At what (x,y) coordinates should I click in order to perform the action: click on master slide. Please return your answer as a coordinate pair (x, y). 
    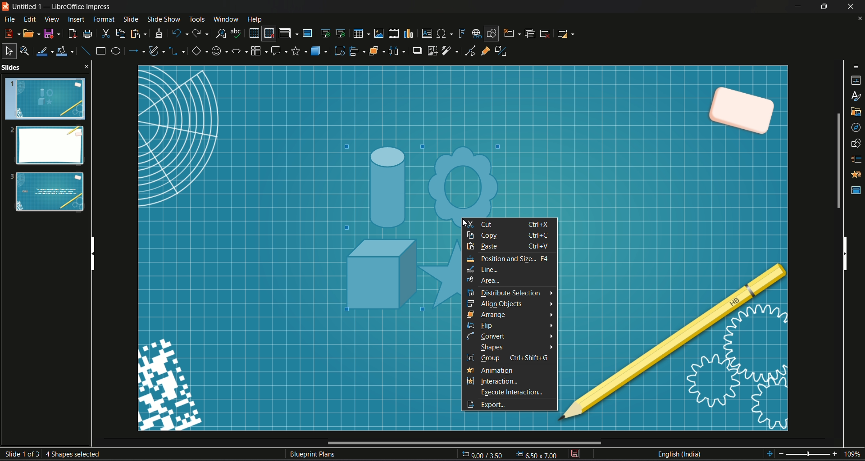
    Looking at the image, I should click on (307, 33).